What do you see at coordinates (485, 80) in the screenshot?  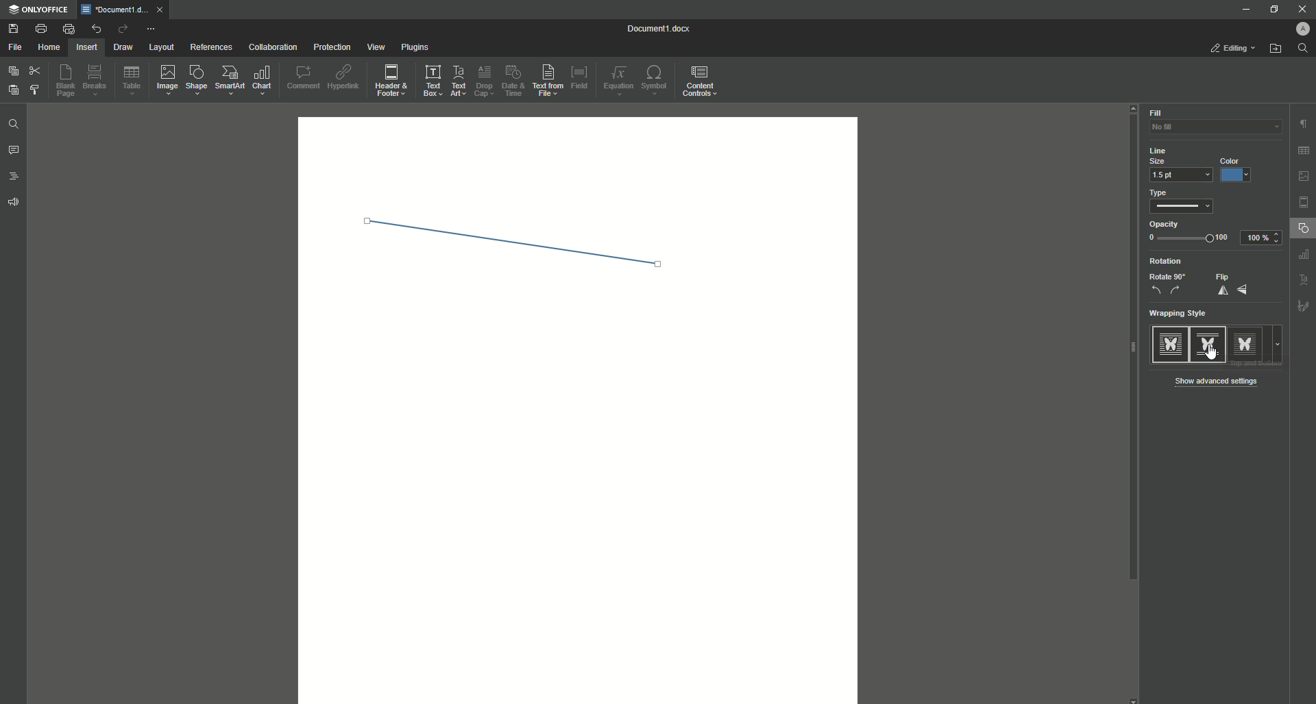 I see `Drop Cap` at bounding box center [485, 80].